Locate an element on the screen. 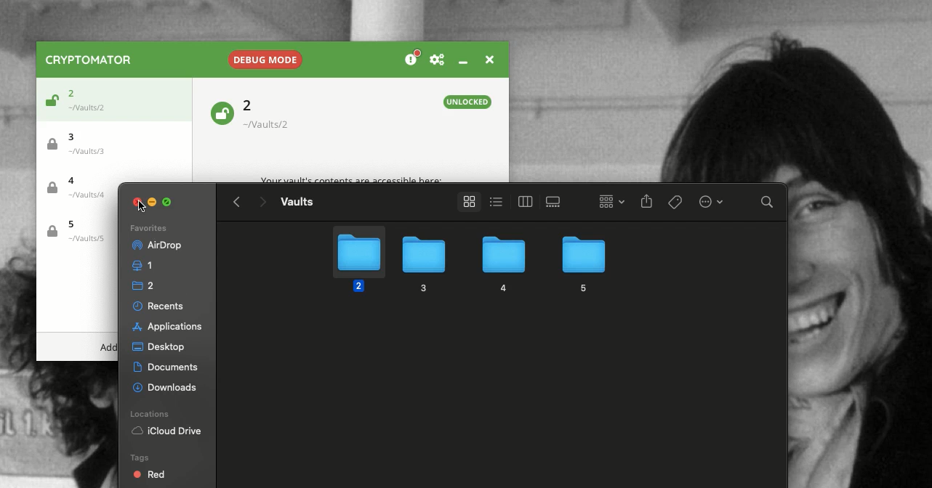  Grid view is located at coordinates (608, 200).